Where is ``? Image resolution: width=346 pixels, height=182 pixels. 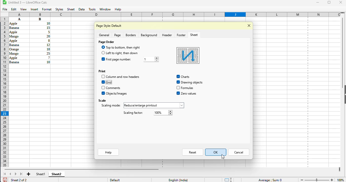
 is located at coordinates (40, 23).